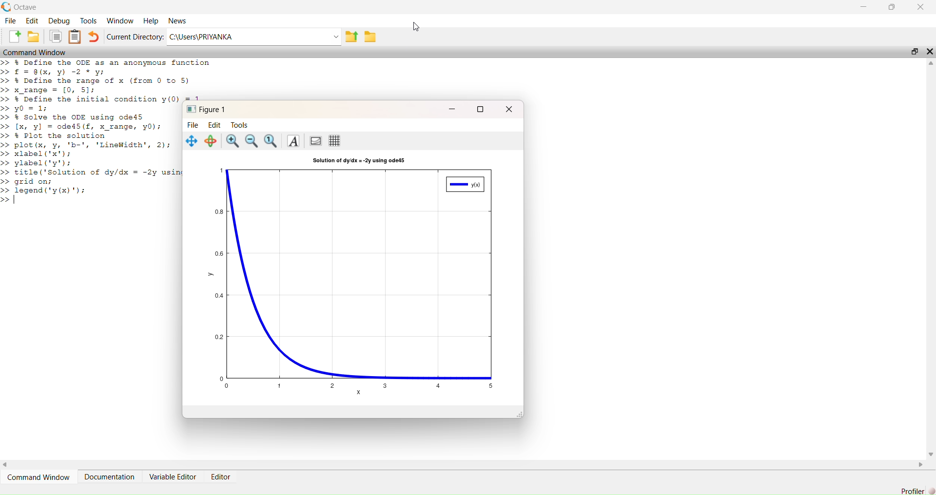  I want to click on cursor, so click(416, 27).